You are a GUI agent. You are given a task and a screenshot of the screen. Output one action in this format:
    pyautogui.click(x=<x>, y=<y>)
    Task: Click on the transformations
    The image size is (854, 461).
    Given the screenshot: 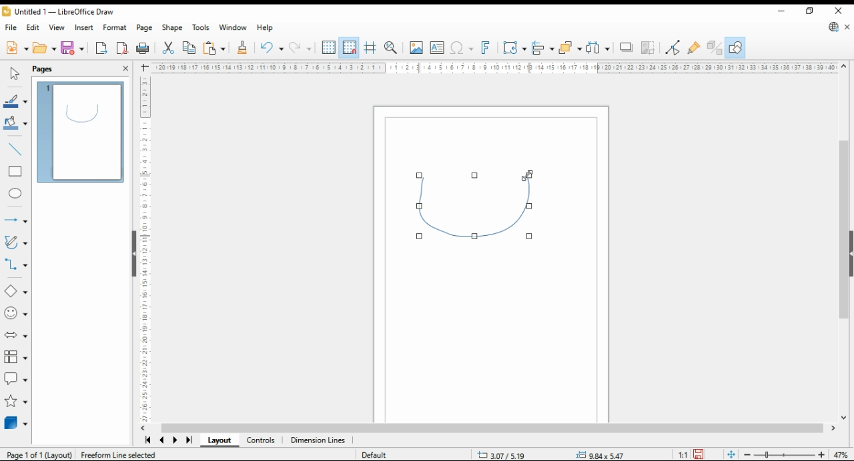 What is the action you would take?
    pyautogui.click(x=514, y=49)
    